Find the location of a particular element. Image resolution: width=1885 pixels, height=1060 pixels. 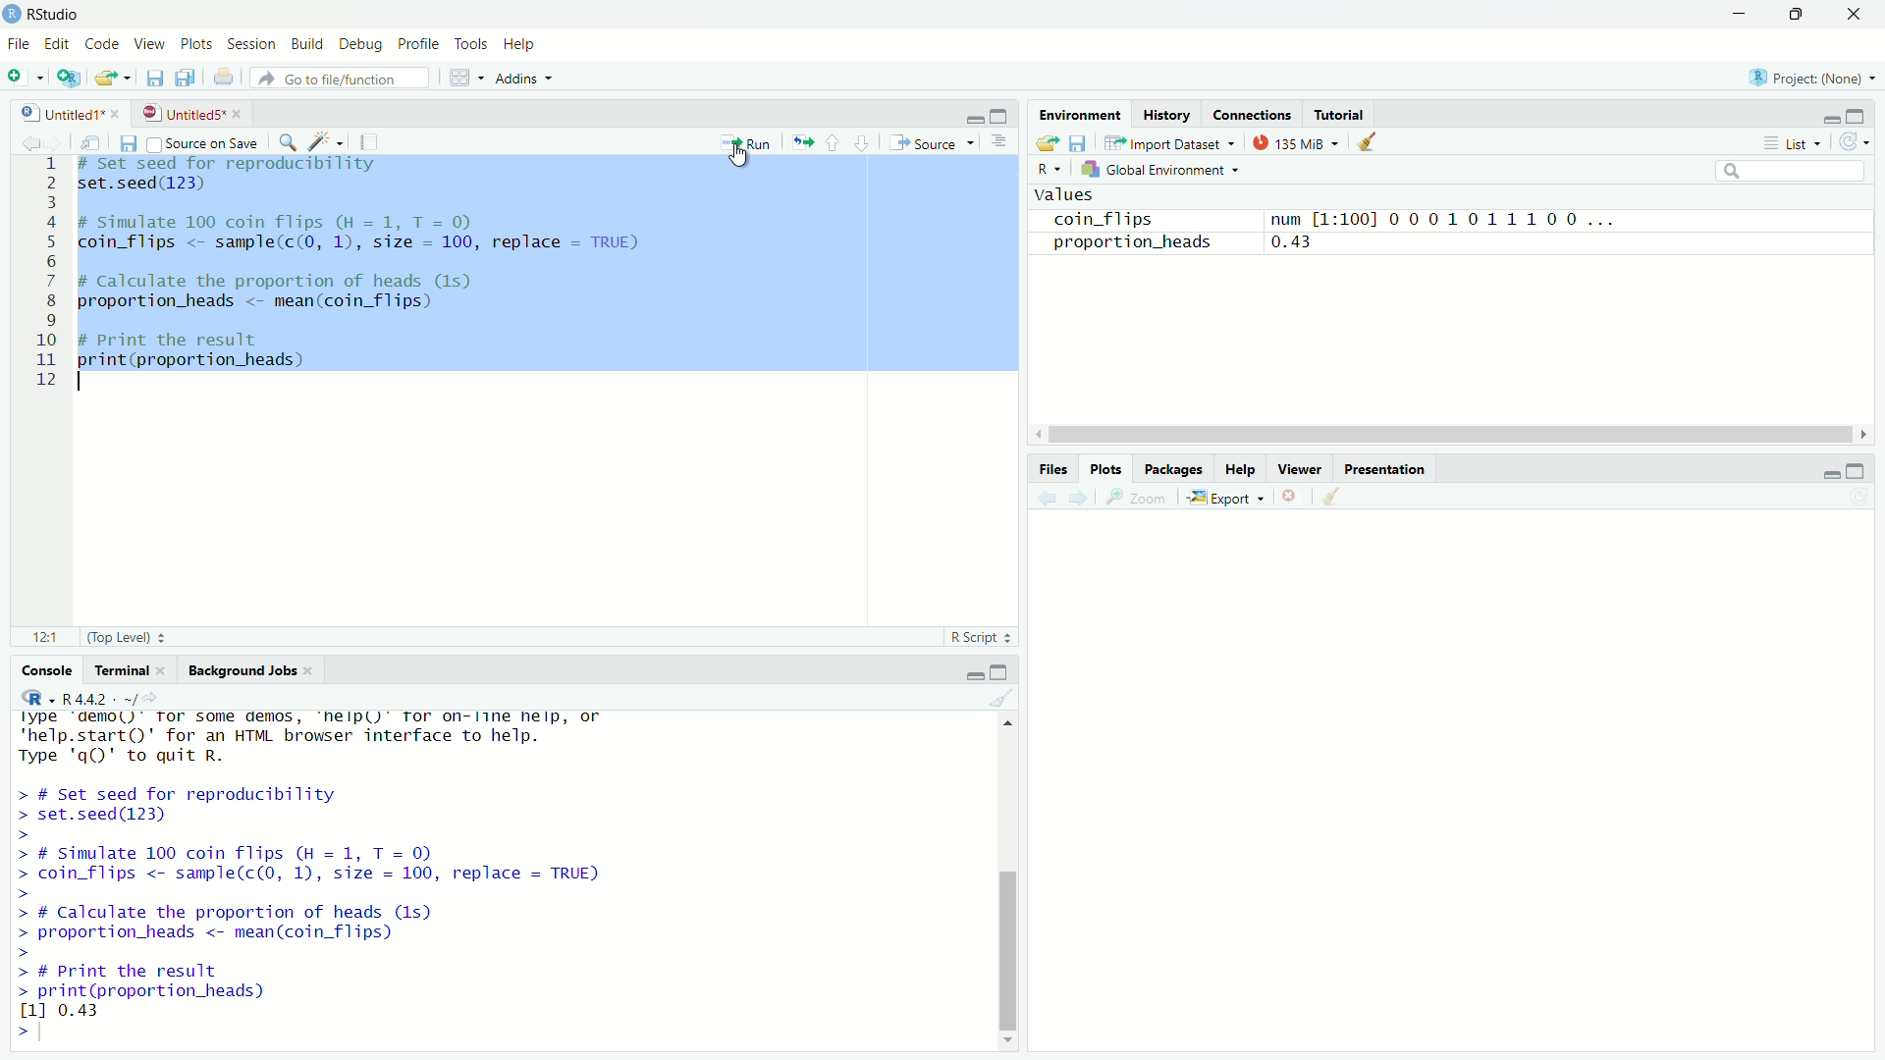

untitled1 is located at coordinates (52, 112).